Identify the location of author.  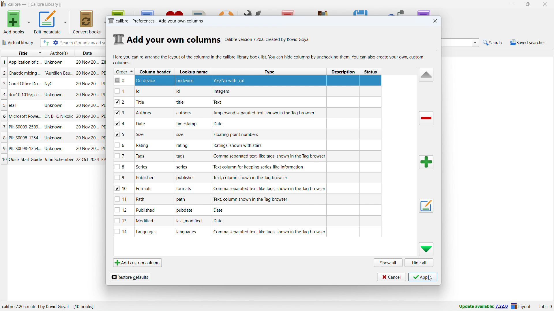
(55, 138).